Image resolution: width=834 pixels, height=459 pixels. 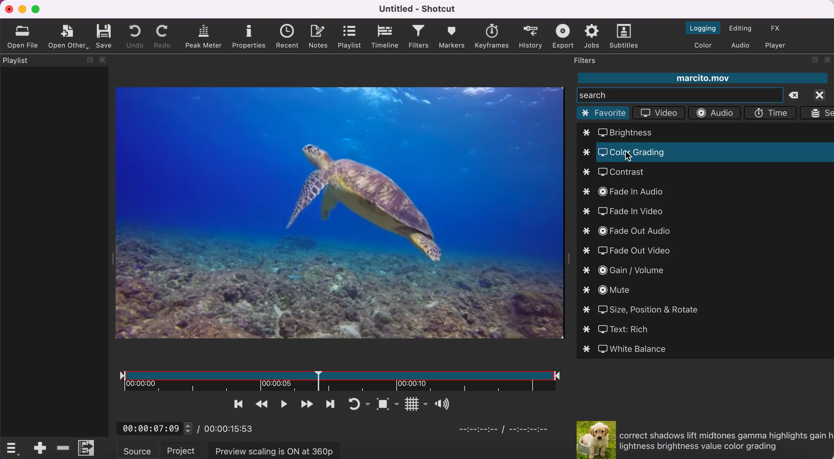 What do you see at coordinates (138, 450) in the screenshot?
I see `source` at bounding box center [138, 450].